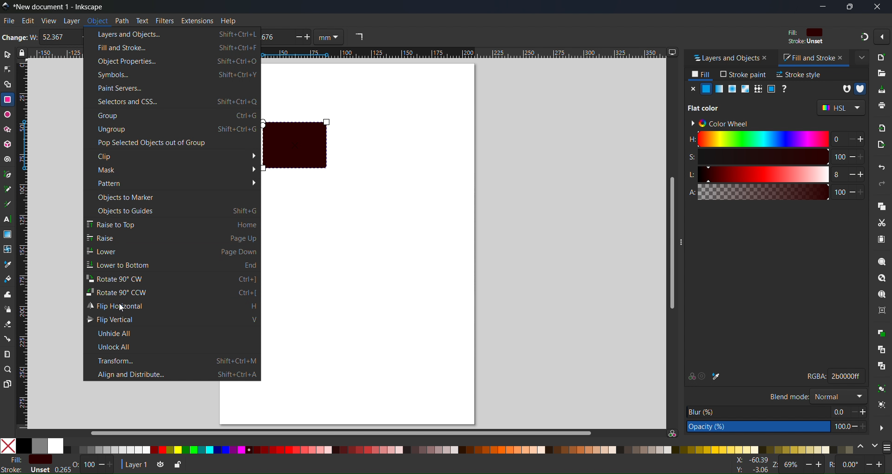  What do you see at coordinates (28, 21) in the screenshot?
I see `Edit` at bounding box center [28, 21].